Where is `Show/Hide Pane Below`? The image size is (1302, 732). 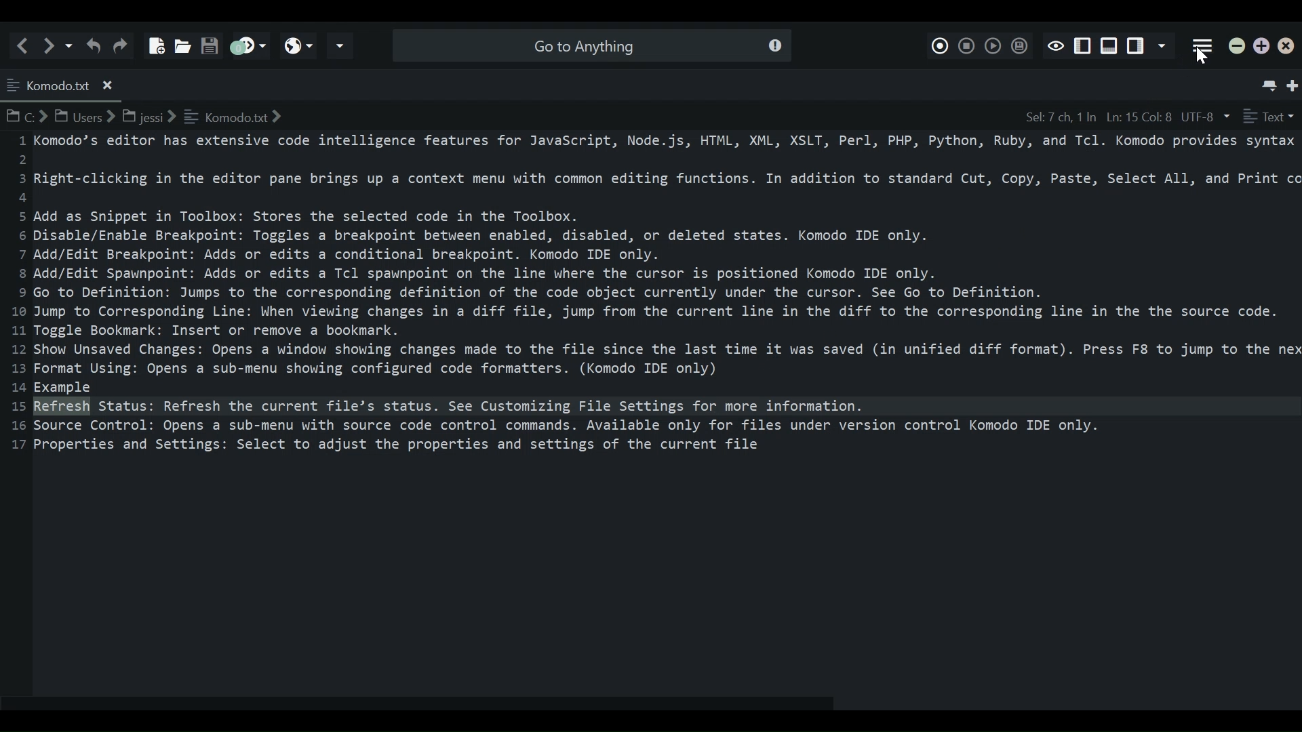
Show/Hide Pane Below is located at coordinates (1108, 46).